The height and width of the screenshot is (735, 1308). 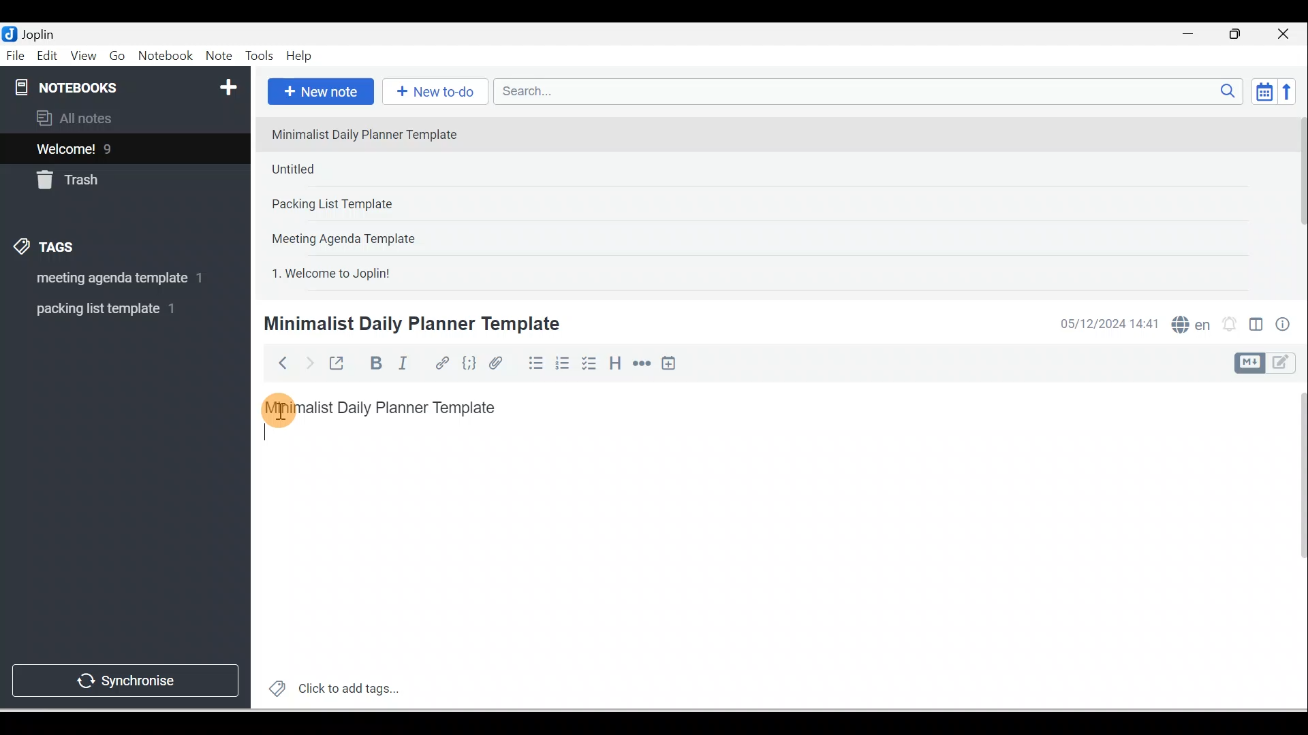 What do you see at coordinates (588, 363) in the screenshot?
I see `Checkbox` at bounding box center [588, 363].